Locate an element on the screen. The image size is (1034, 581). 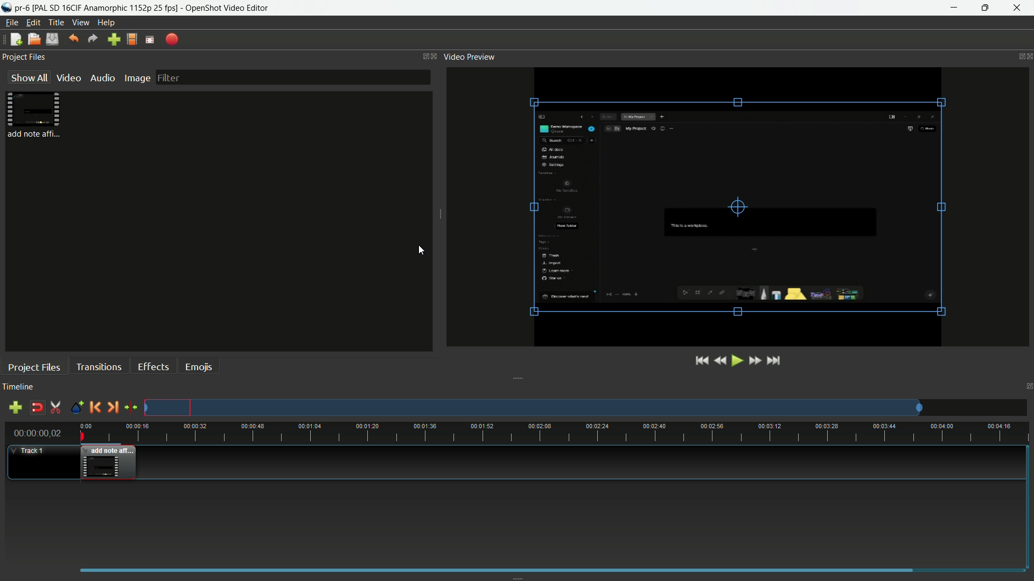
change layout is located at coordinates (1028, 386).